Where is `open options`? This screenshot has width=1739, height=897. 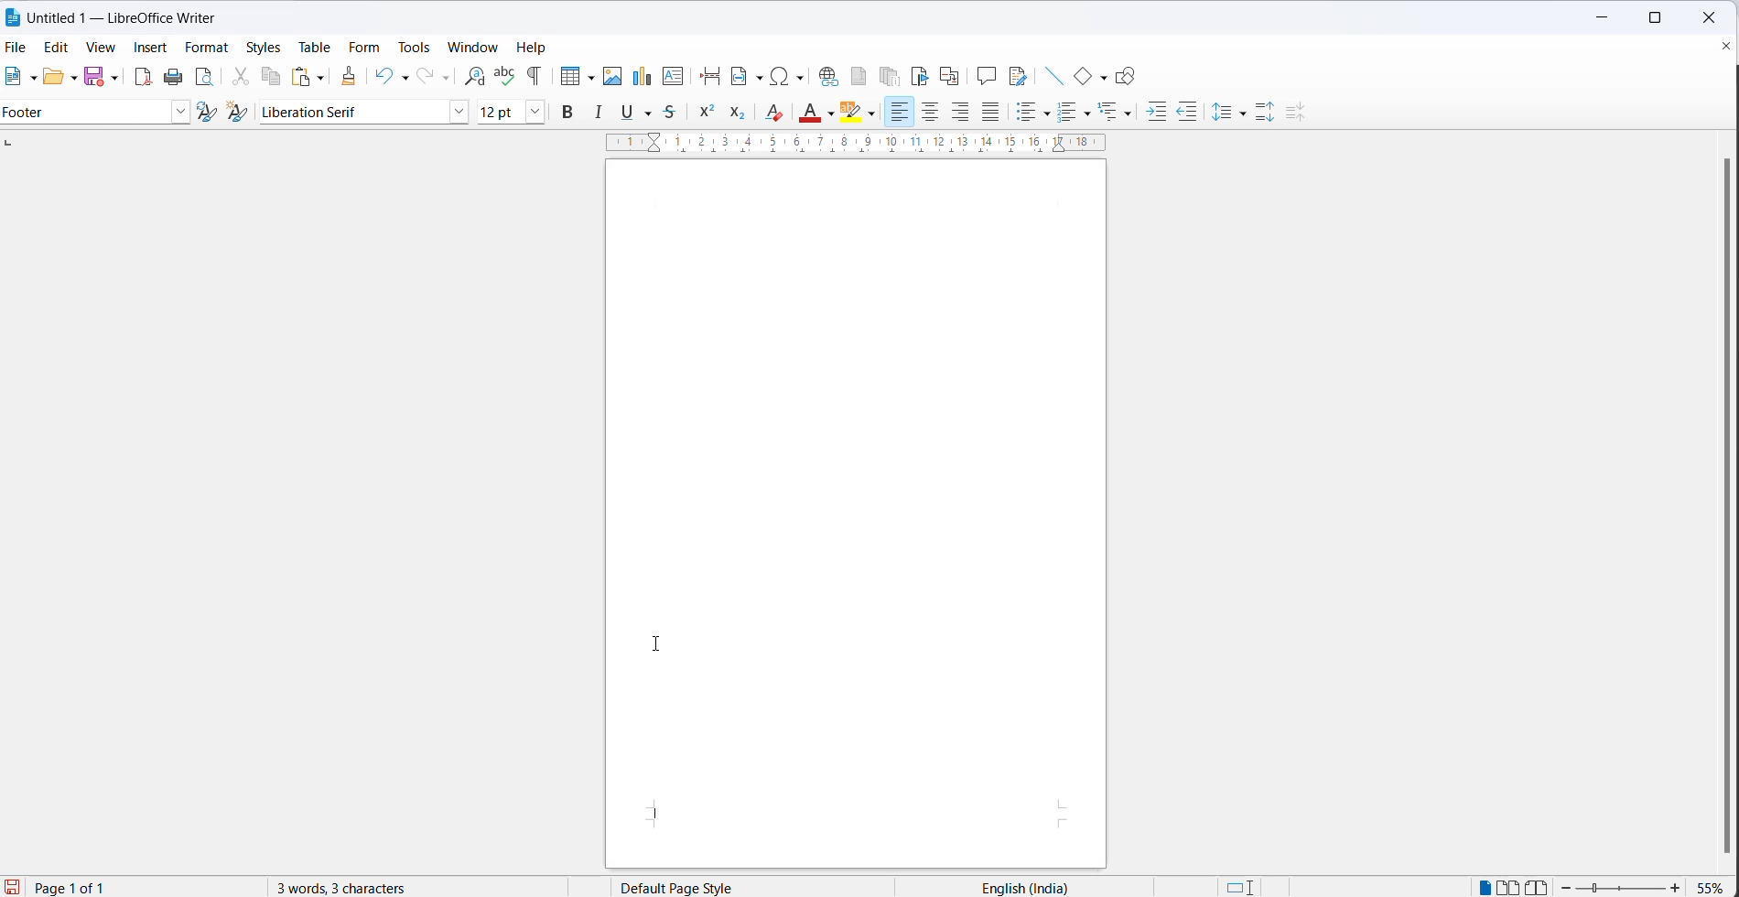
open options is located at coordinates (68, 79).